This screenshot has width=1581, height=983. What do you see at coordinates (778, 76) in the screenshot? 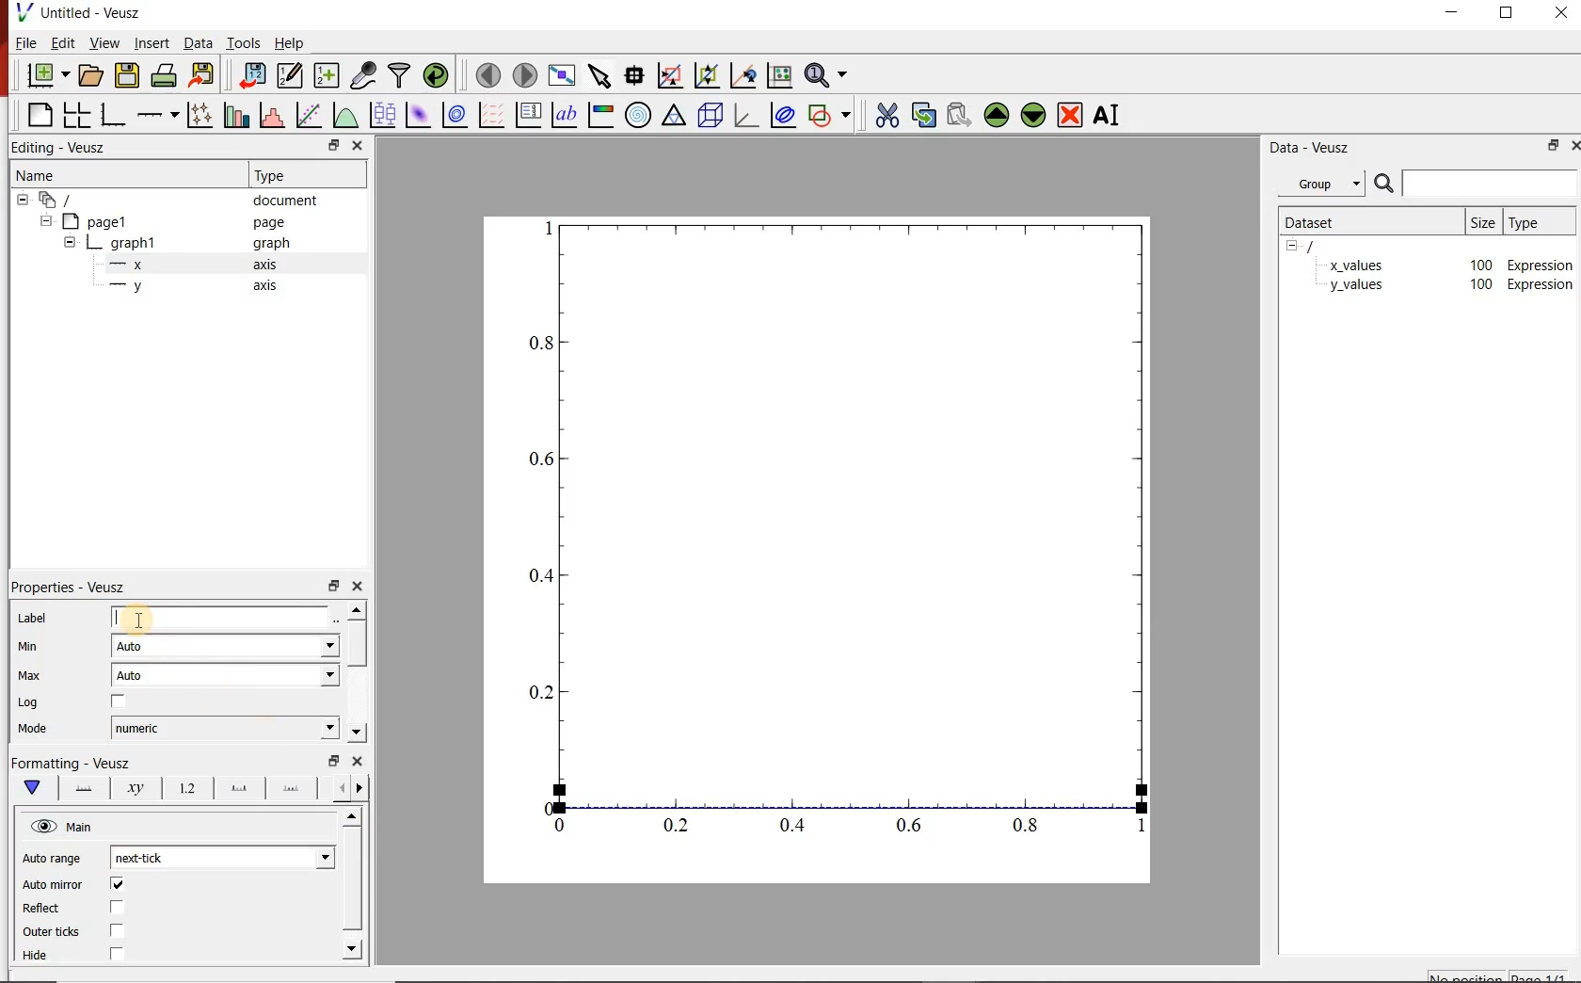
I see `click to reset graph axes` at bounding box center [778, 76].